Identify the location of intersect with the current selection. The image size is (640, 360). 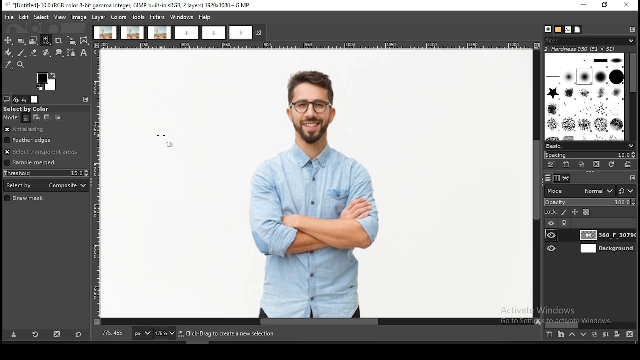
(57, 118).